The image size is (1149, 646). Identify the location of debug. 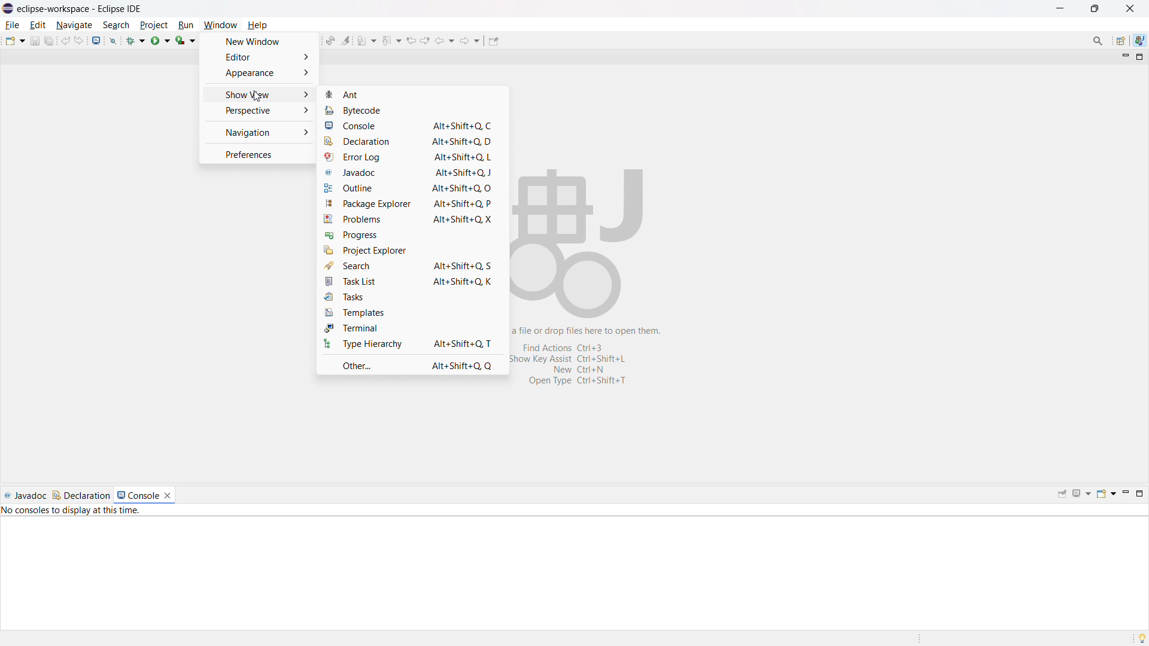
(136, 40).